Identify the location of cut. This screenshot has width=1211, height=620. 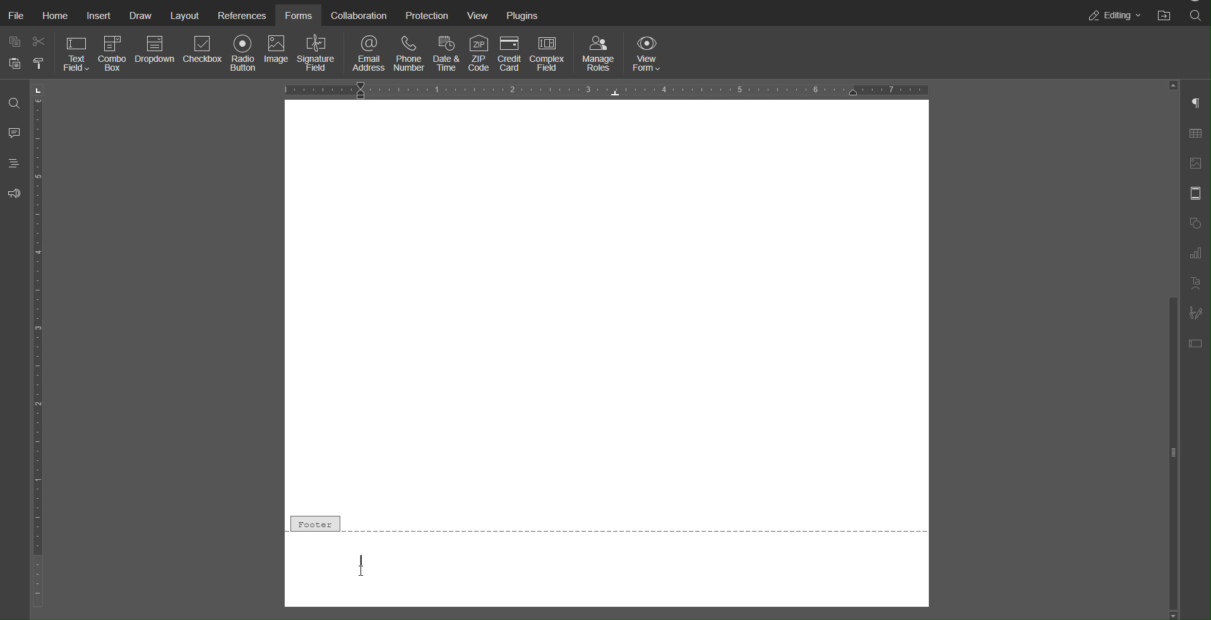
(40, 44).